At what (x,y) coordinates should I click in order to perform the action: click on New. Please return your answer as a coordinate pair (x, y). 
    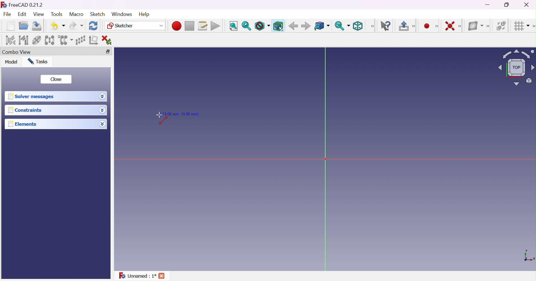
    Looking at the image, I should click on (10, 27).